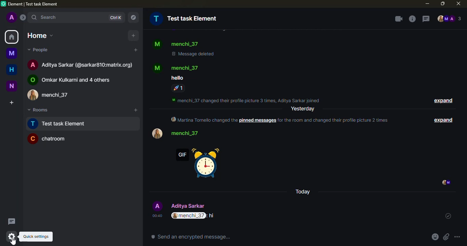 The width and height of the screenshot is (467, 246). What do you see at coordinates (445, 183) in the screenshot?
I see `seen` at bounding box center [445, 183].